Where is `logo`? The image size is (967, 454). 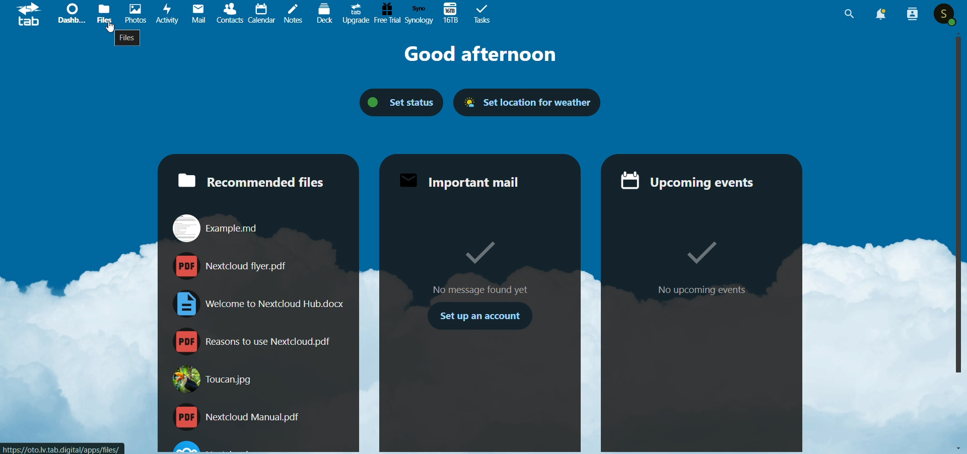 logo is located at coordinates (29, 16).